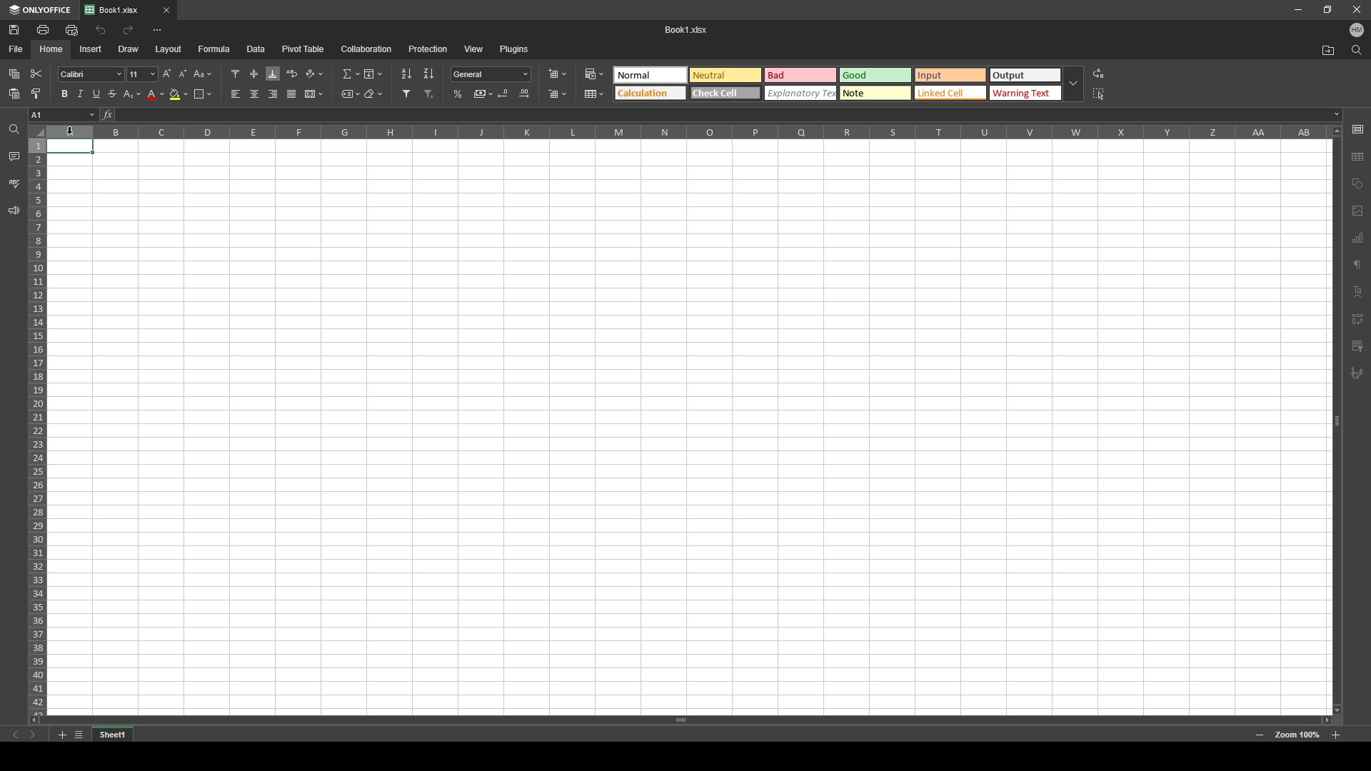 The height and width of the screenshot is (771, 1371). I want to click on align right, so click(273, 94).